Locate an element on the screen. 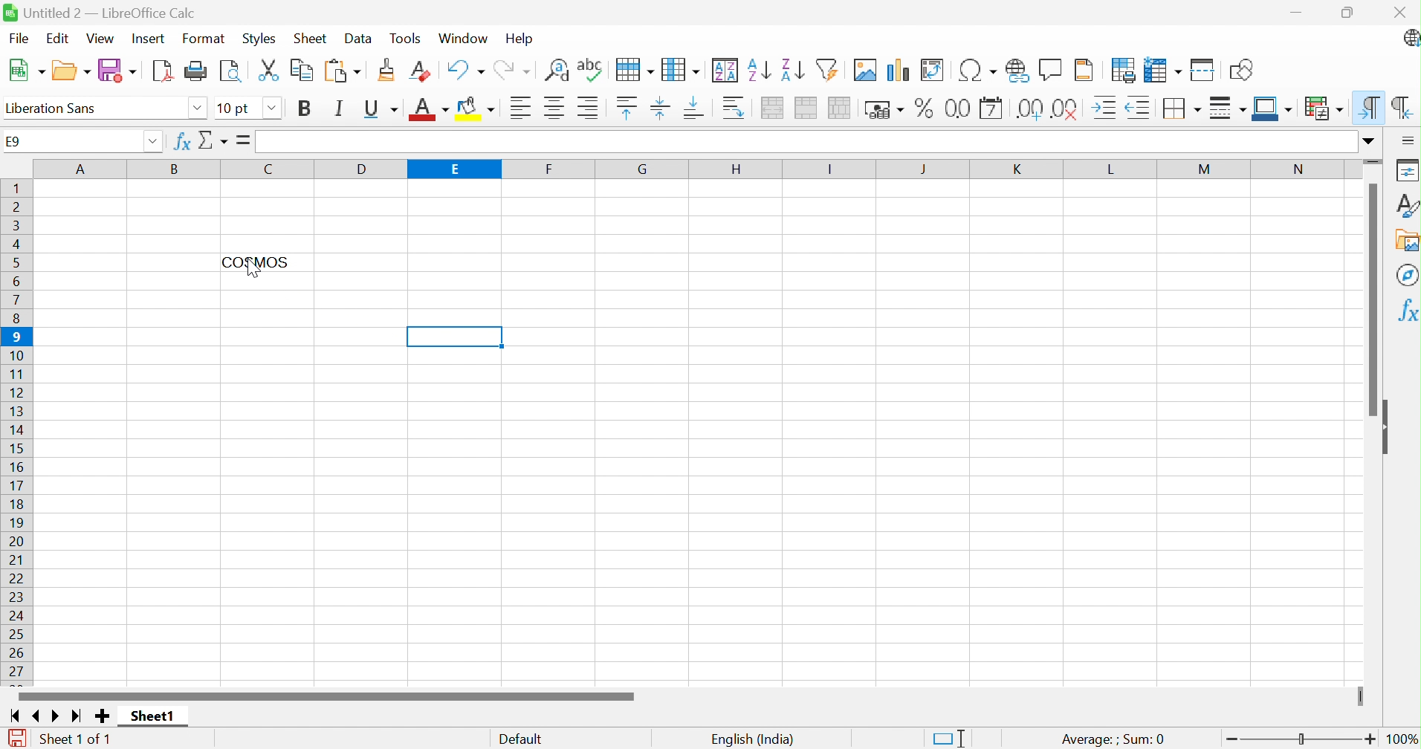 This screenshot has height=749, width=1421. Average: ; Sum:0 is located at coordinates (1111, 740).